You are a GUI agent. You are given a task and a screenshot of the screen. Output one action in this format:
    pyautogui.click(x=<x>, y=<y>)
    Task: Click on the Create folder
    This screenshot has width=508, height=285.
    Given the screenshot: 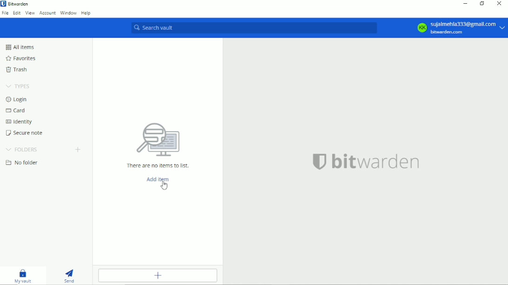 What is the action you would take?
    pyautogui.click(x=78, y=149)
    